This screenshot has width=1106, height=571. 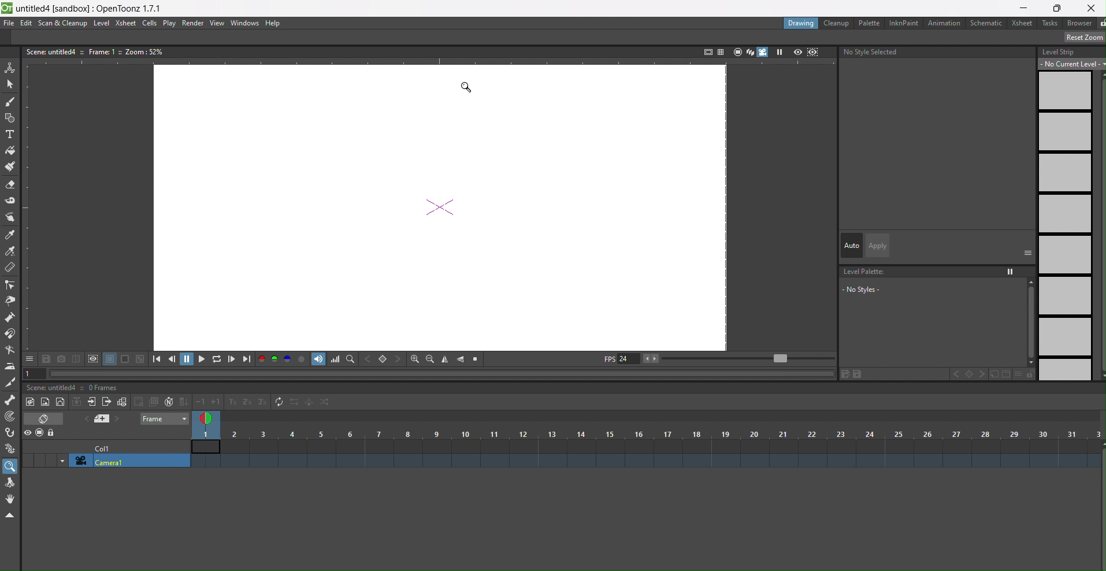 What do you see at coordinates (620, 361) in the screenshot?
I see `fps display` at bounding box center [620, 361].